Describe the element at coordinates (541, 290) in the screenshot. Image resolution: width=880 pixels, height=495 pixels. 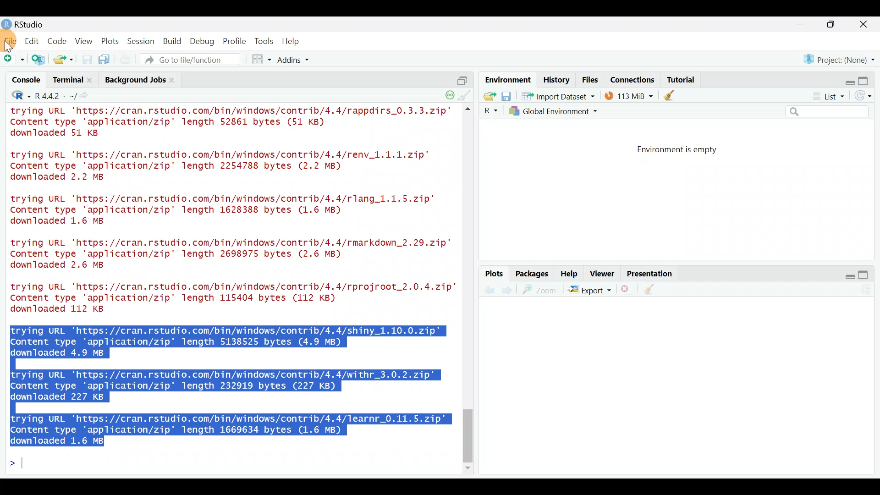
I see `zoom` at that location.